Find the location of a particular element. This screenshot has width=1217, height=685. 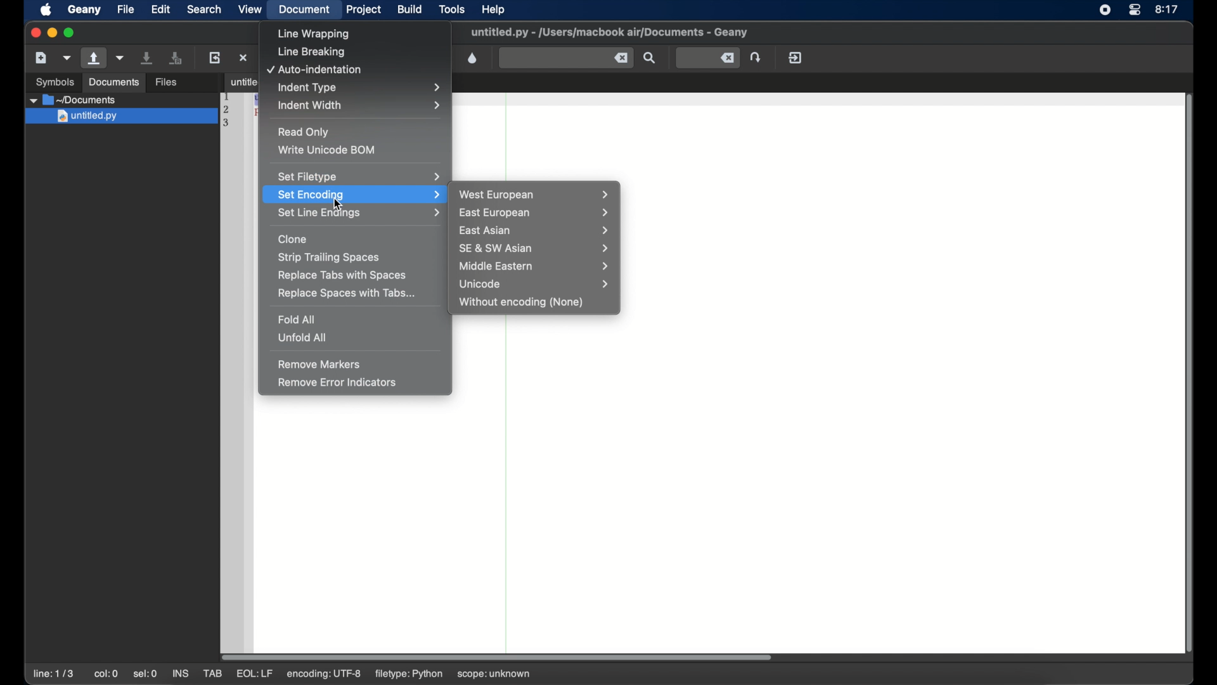

search is located at coordinates (204, 9).